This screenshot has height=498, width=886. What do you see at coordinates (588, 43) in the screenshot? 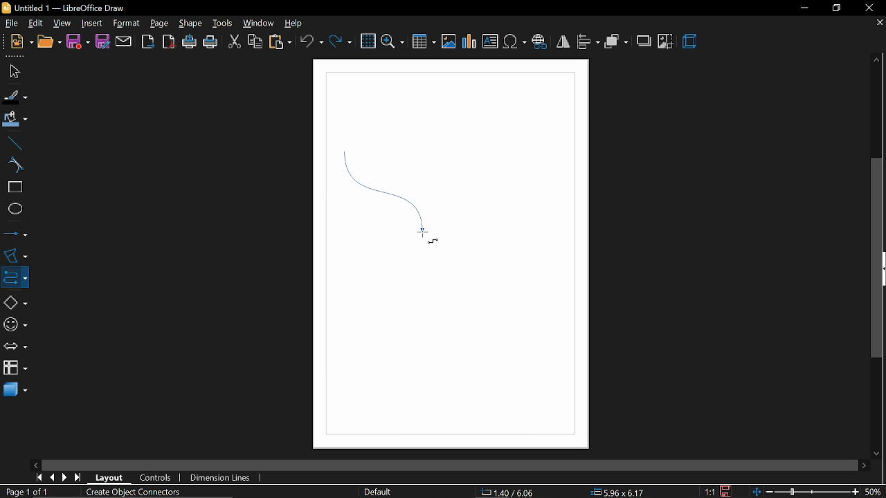
I see `align` at bounding box center [588, 43].